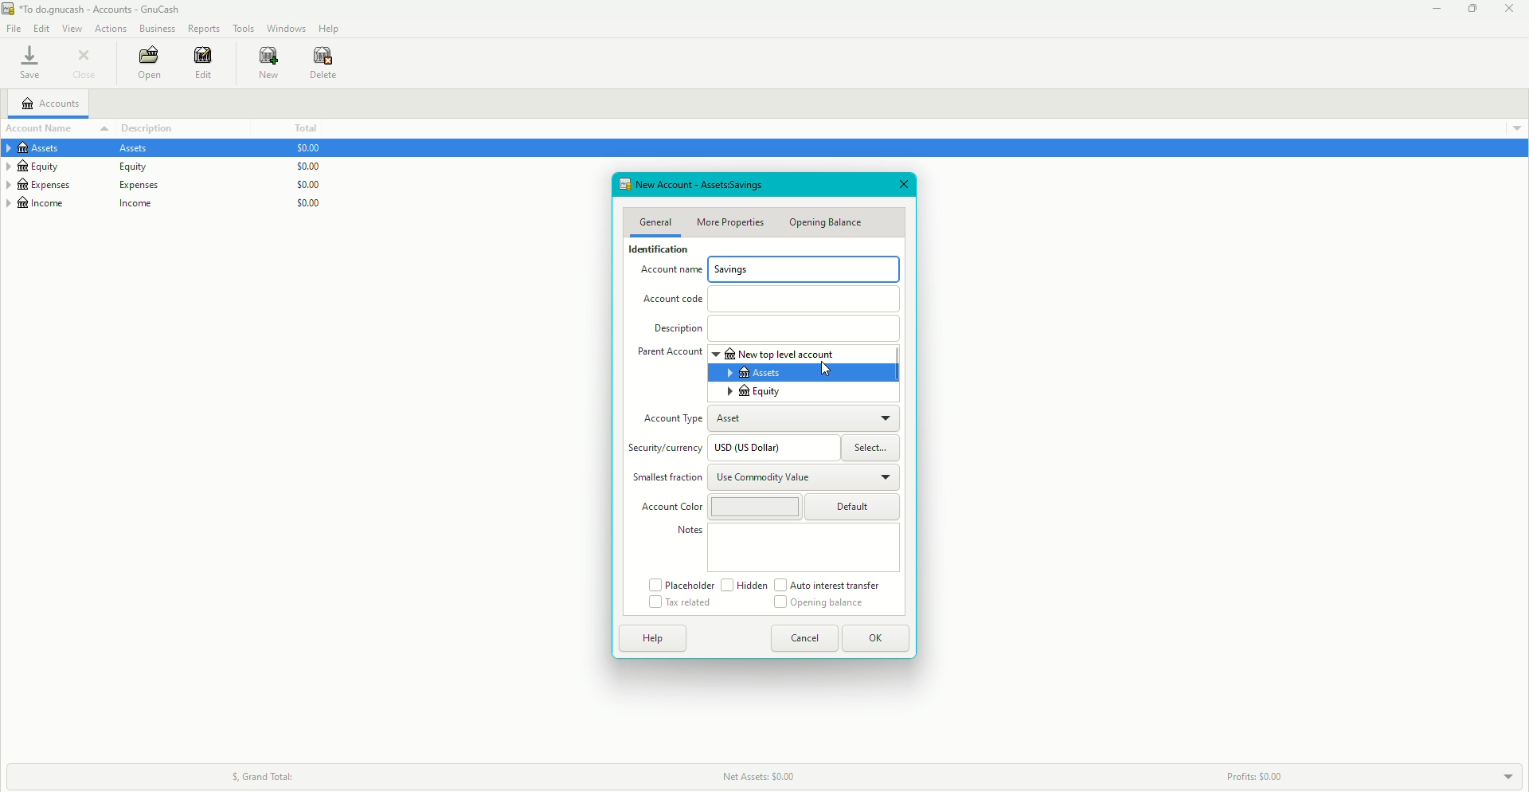 This screenshot has width=1529, height=792. Describe the element at coordinates (655, 222) in the screenshot. I see `General` at that location.